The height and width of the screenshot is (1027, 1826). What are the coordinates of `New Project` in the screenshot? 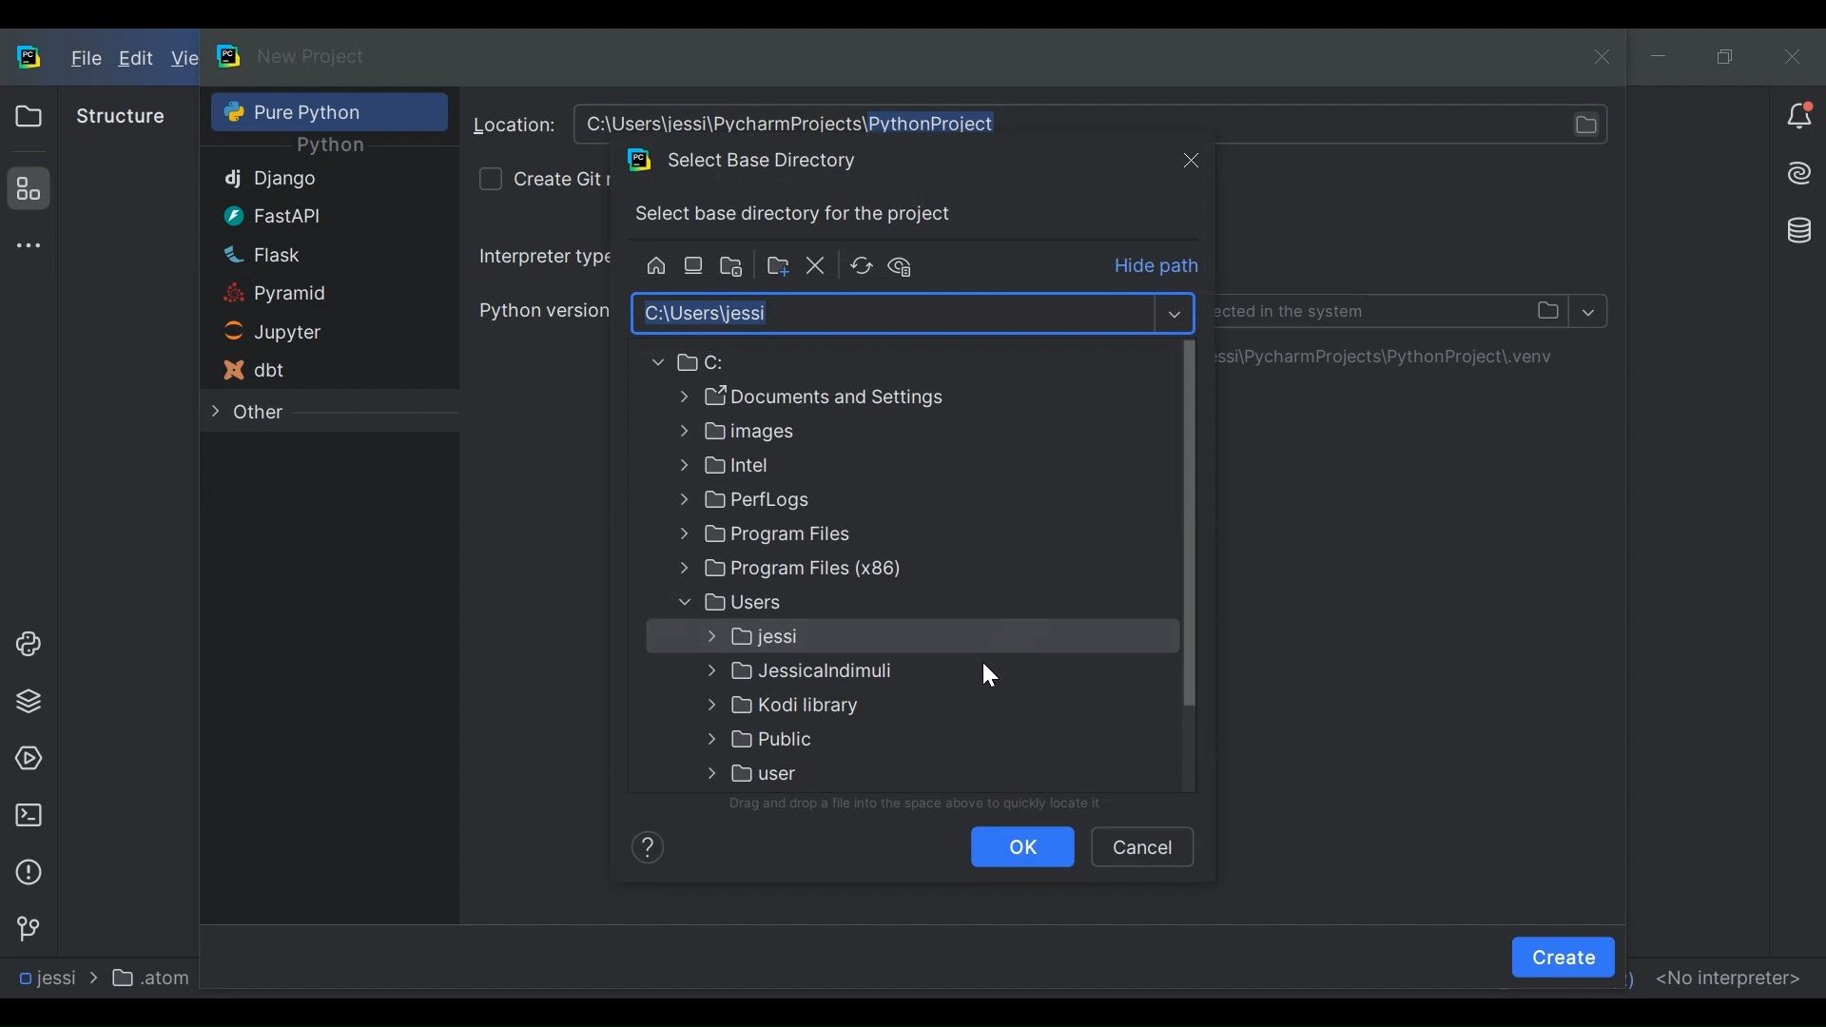 It's located at (312, 56).